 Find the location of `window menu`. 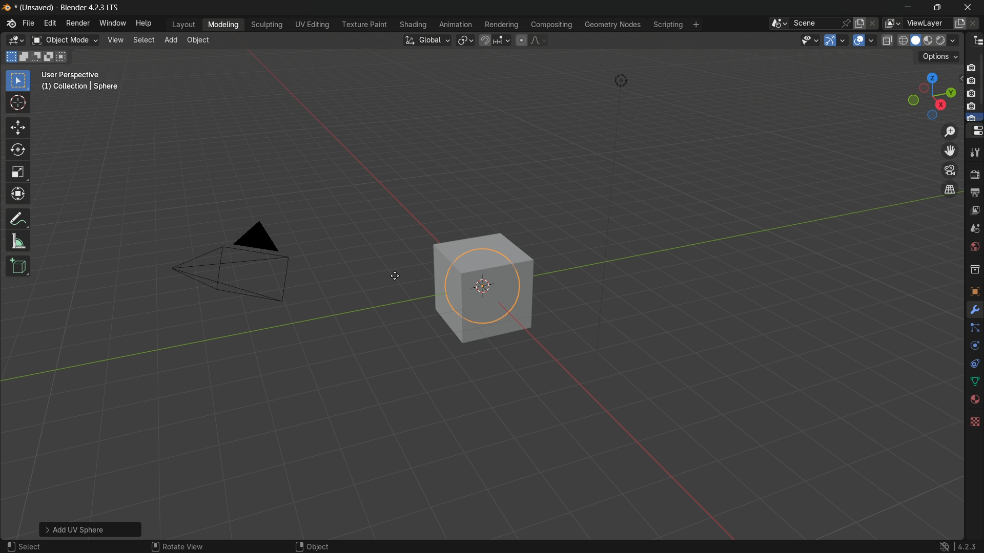

window menu is located at coordinates (110, 23).